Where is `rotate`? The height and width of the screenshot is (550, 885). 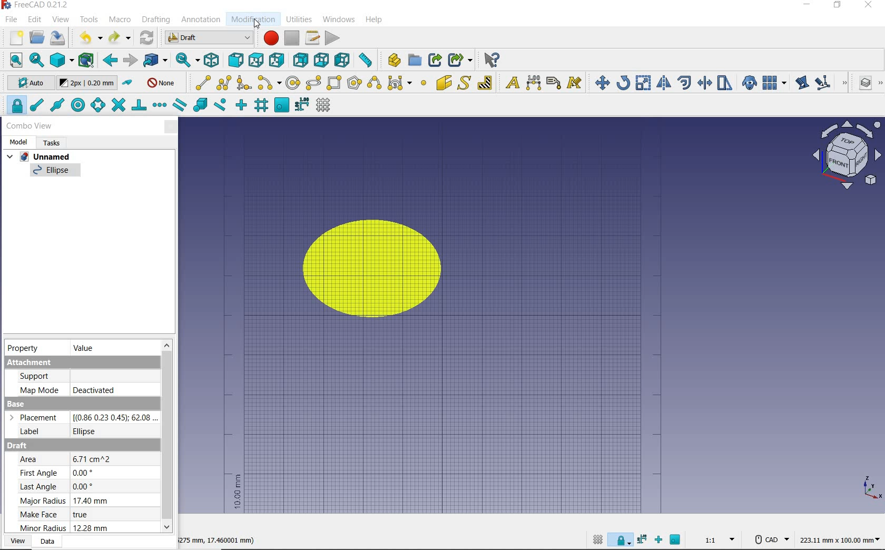
rotate is located at coordinates (623, 83).